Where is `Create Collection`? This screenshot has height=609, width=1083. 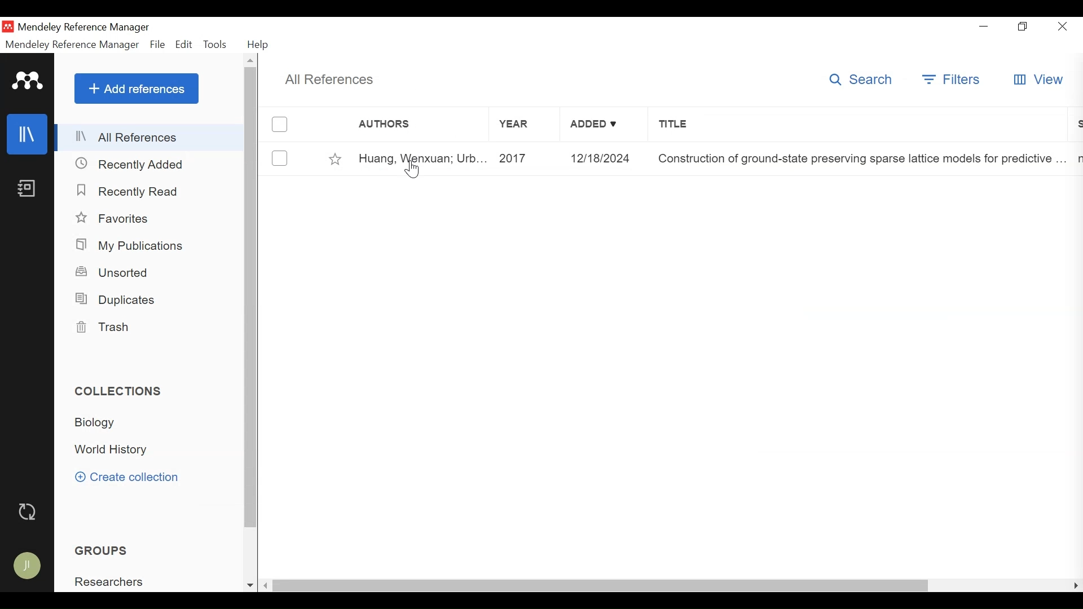
Create Collection is located at coordinates (131, 477).